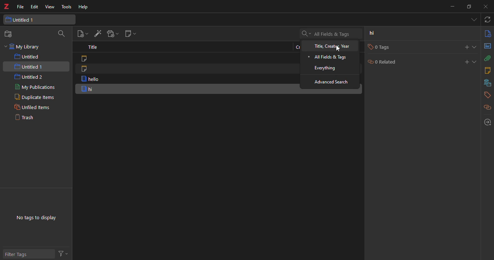 The height and width of the screenshot is (260, 494). I want to click on add, so click(465, 62).